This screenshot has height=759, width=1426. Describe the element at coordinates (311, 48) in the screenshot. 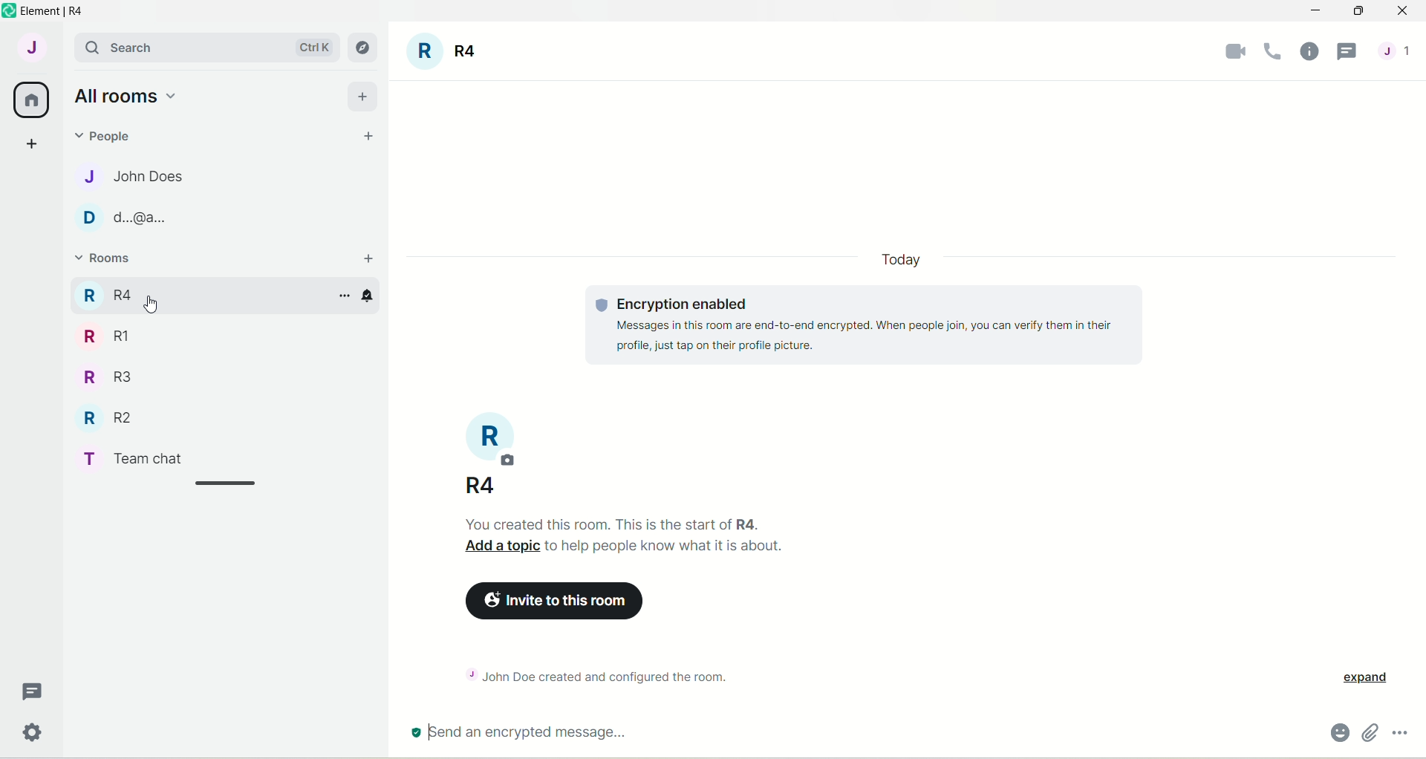

I see `Ctrl K` at that location.